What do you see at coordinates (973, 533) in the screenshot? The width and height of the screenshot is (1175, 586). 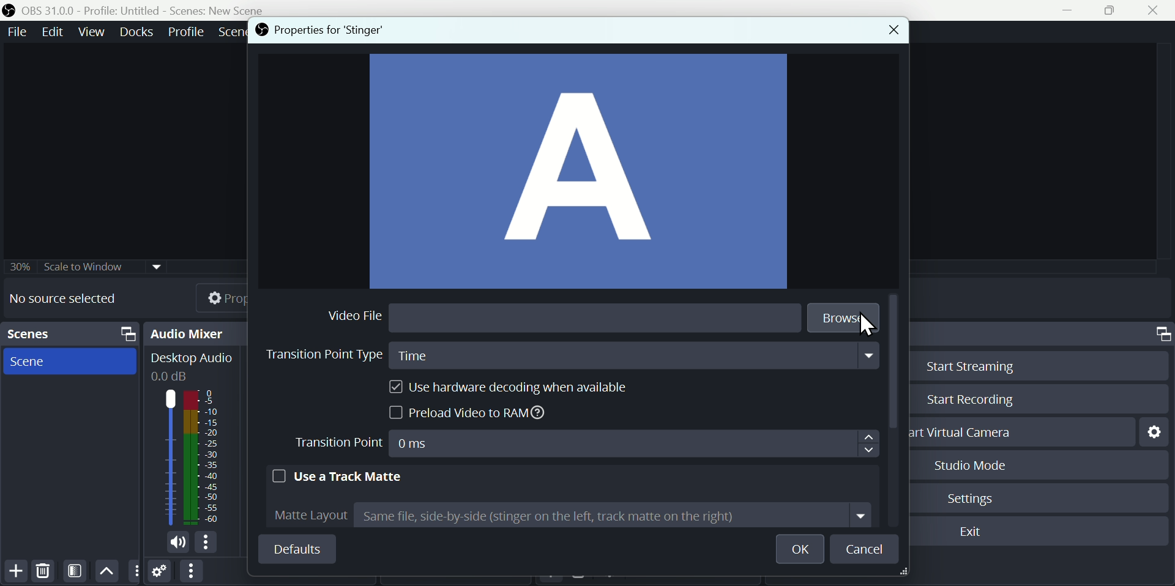 I see `Exit` at bounding box center [973, 533].